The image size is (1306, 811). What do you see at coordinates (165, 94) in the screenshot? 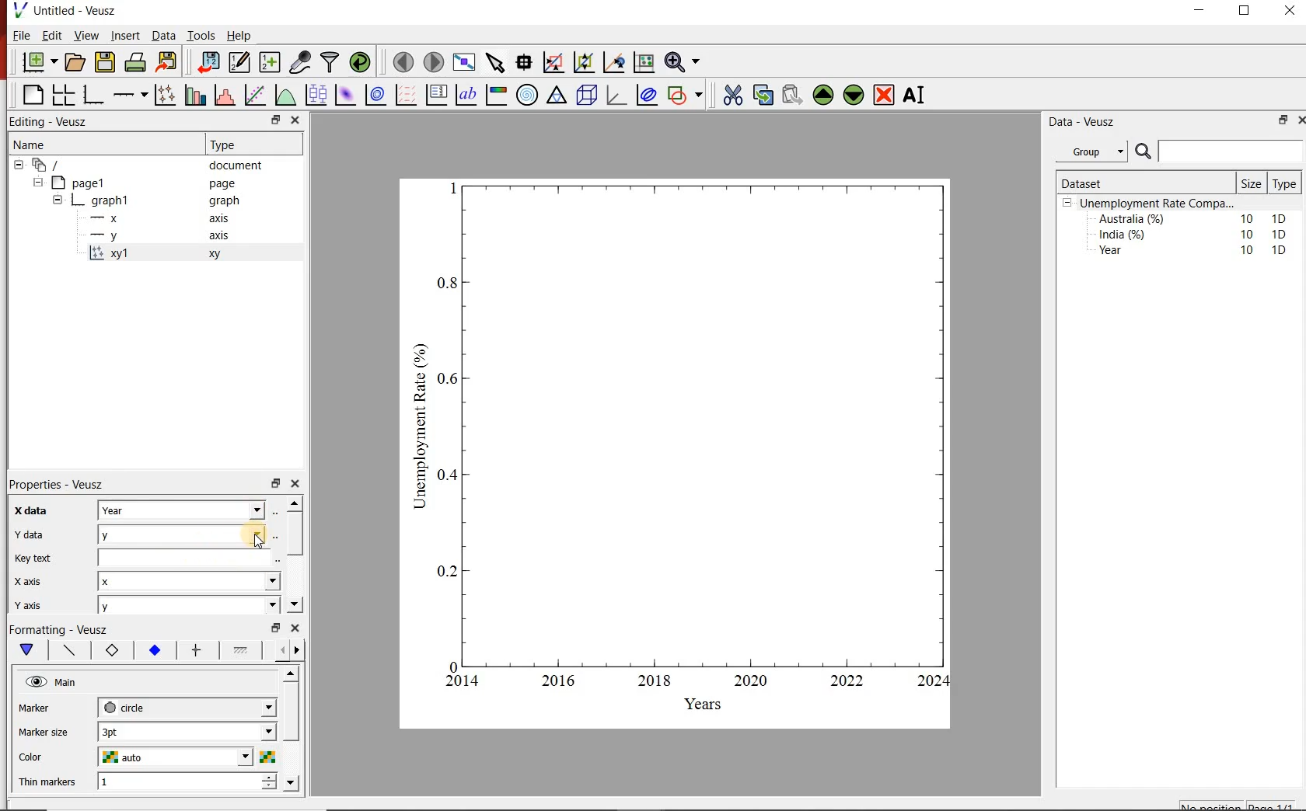
I see `plot points with lines and errorbars` at bounding box center [165, 94].